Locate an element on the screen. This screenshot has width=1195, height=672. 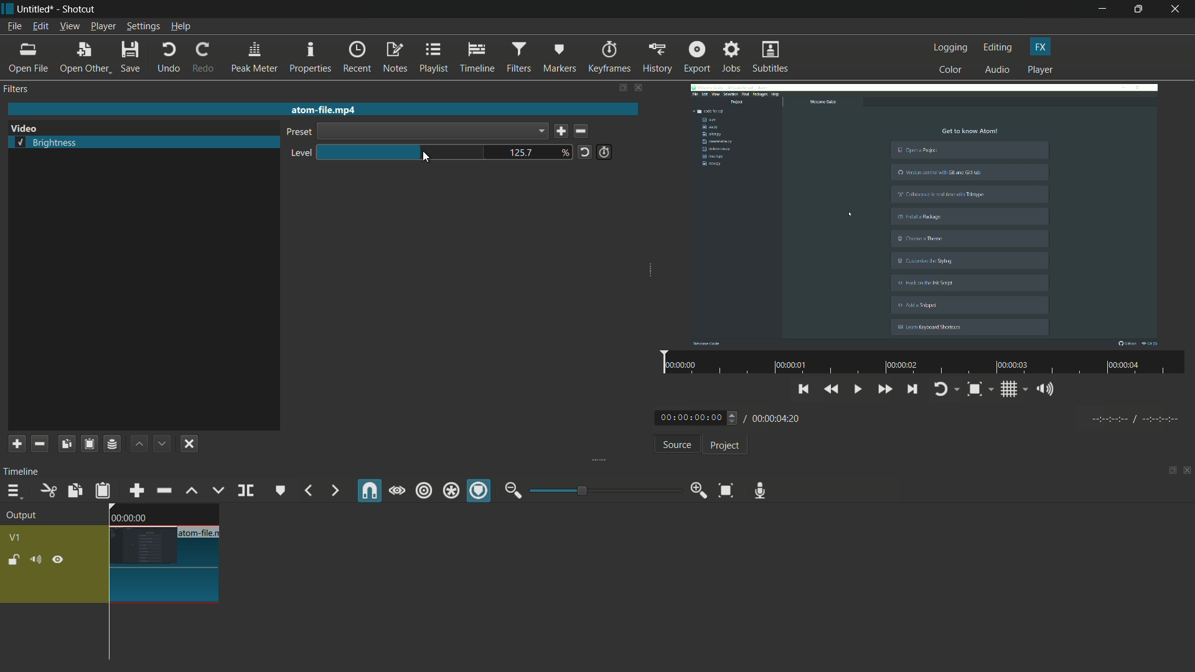
atom-file.mp4 is located at coordinates (322, 109).